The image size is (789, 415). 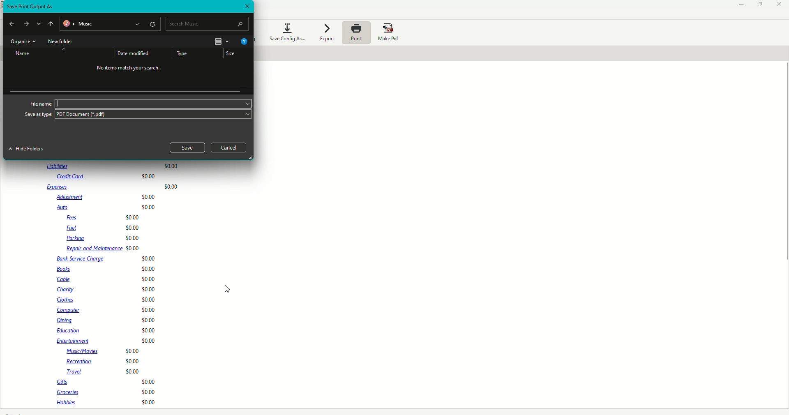 I want to click on Name, so click(x=23, y=54).